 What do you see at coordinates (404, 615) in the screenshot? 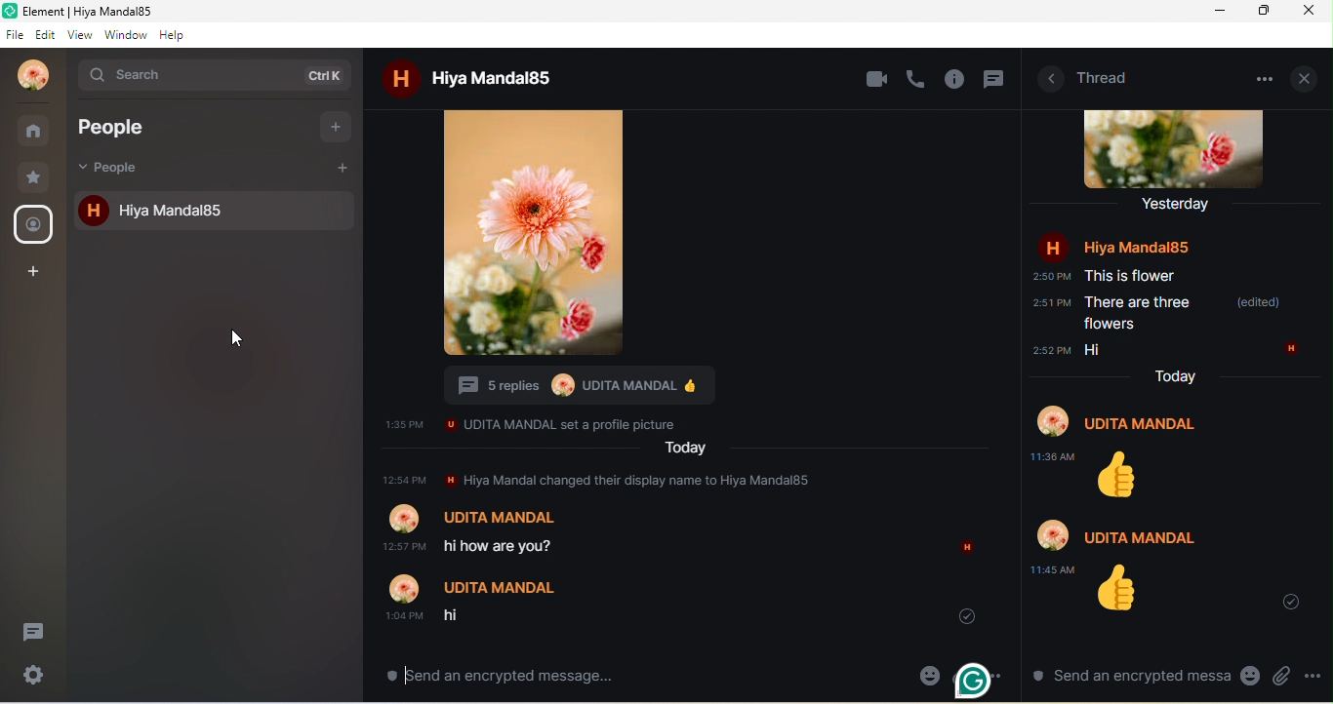
I see `1:04 PM` at bounding box center [404, 615].